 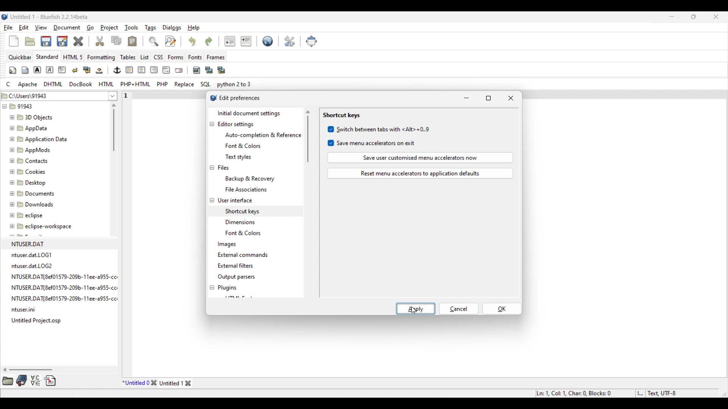 What do you see at coordinates (14, 41) in the screenshot?
I see `New` at bounding box center [14, 41].